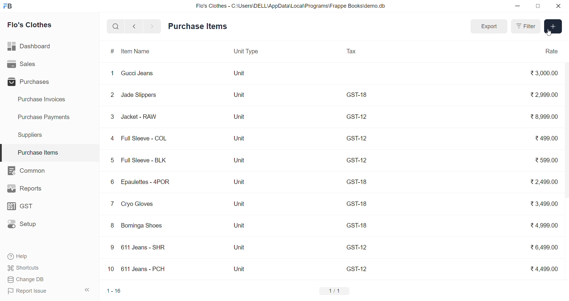 The image size is (569, 301). Describe the element at coordinates (114, 291) in the screenshot. I see `1-16` at that location.